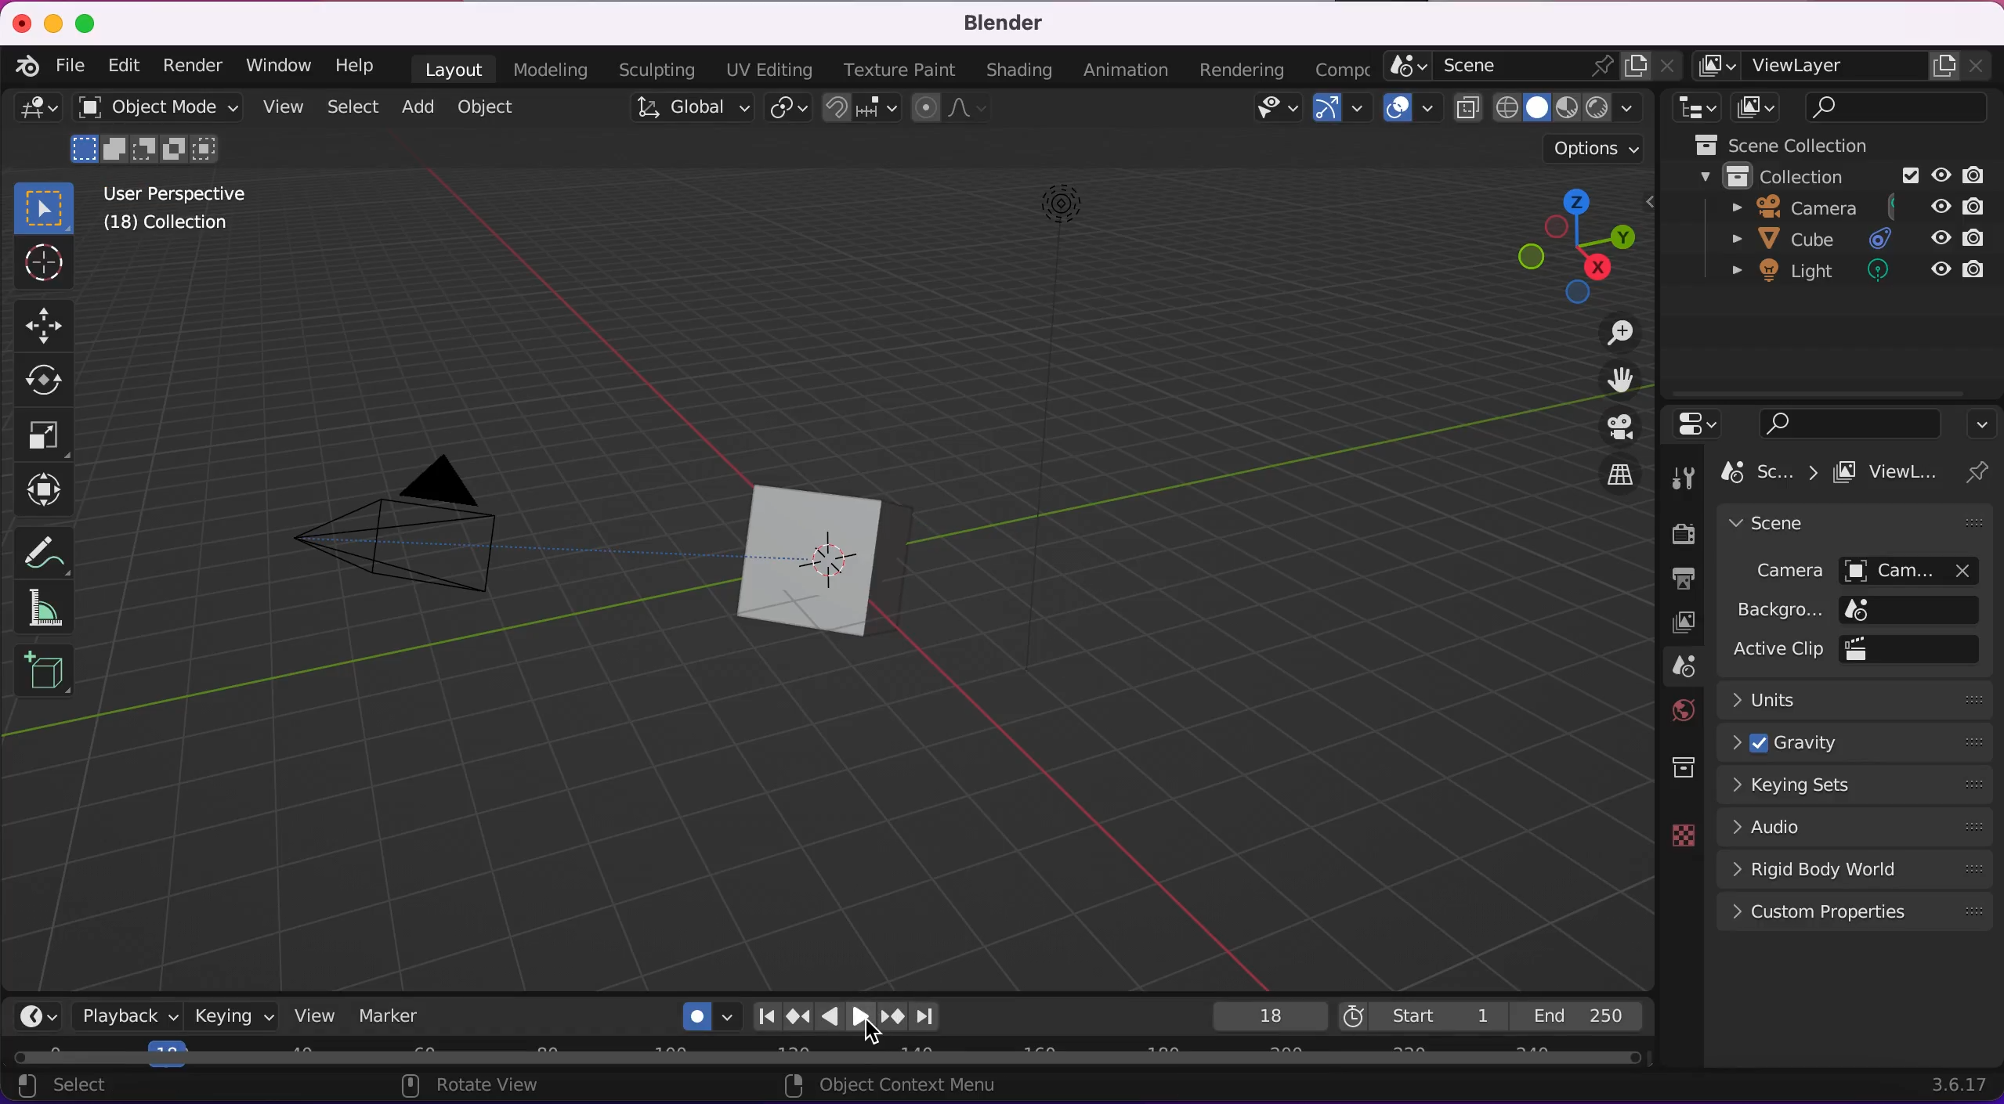  Describe the element at coordinates (1977, 474) in the screenshot. I see `pin` at that location.